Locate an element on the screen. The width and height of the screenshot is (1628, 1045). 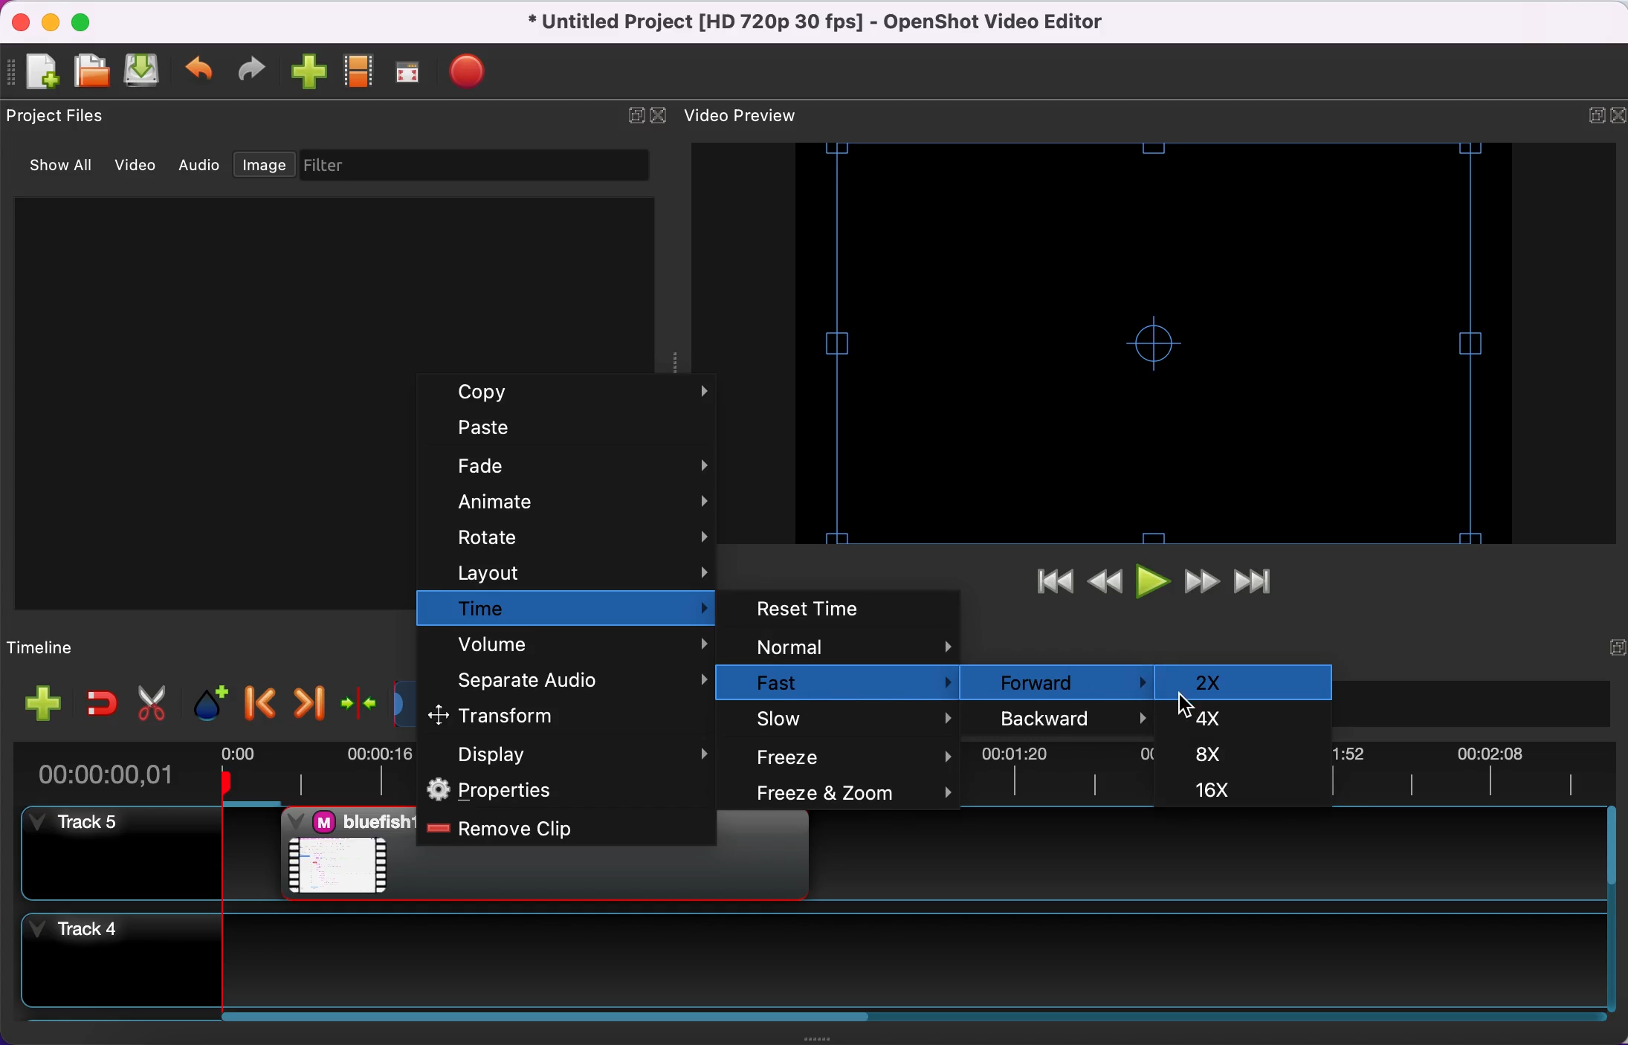
volume is located at coordinates (571, 646).